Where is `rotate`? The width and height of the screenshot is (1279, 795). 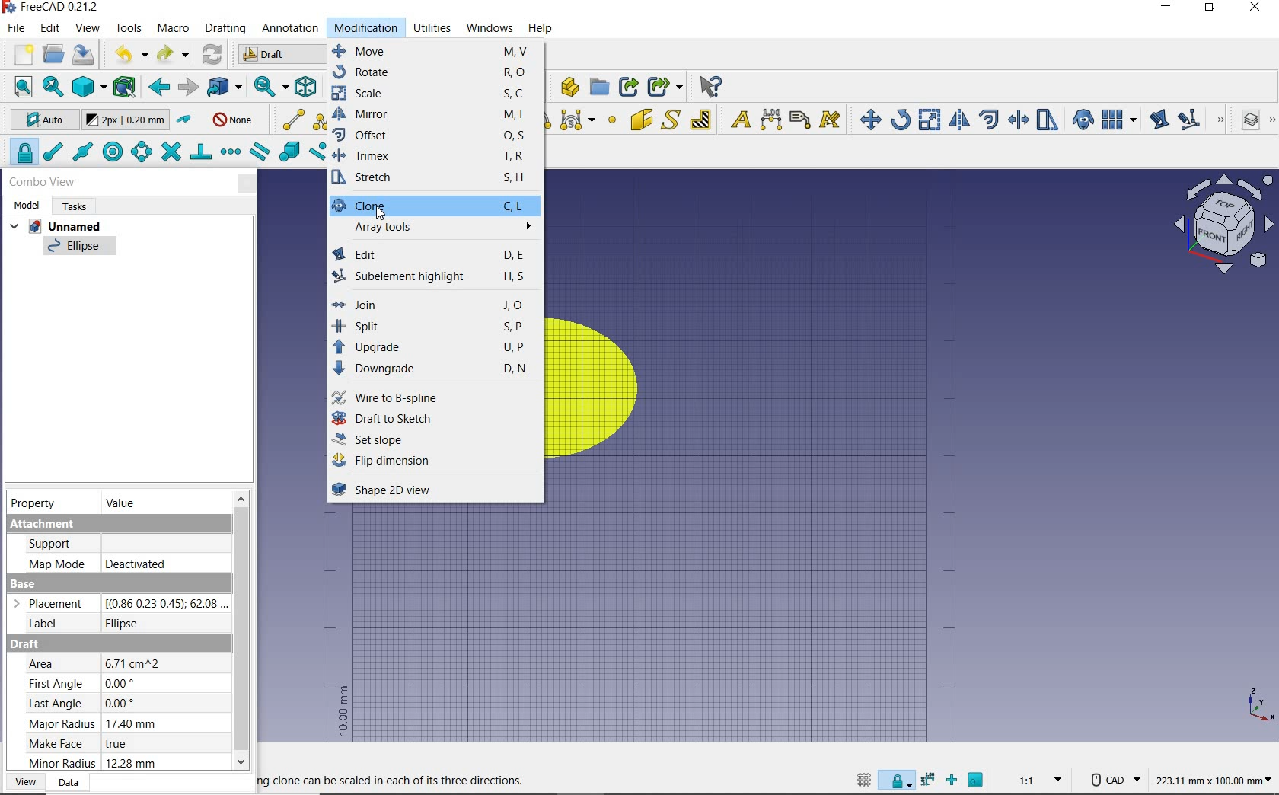 rotate is located at coordinates (901, 120).